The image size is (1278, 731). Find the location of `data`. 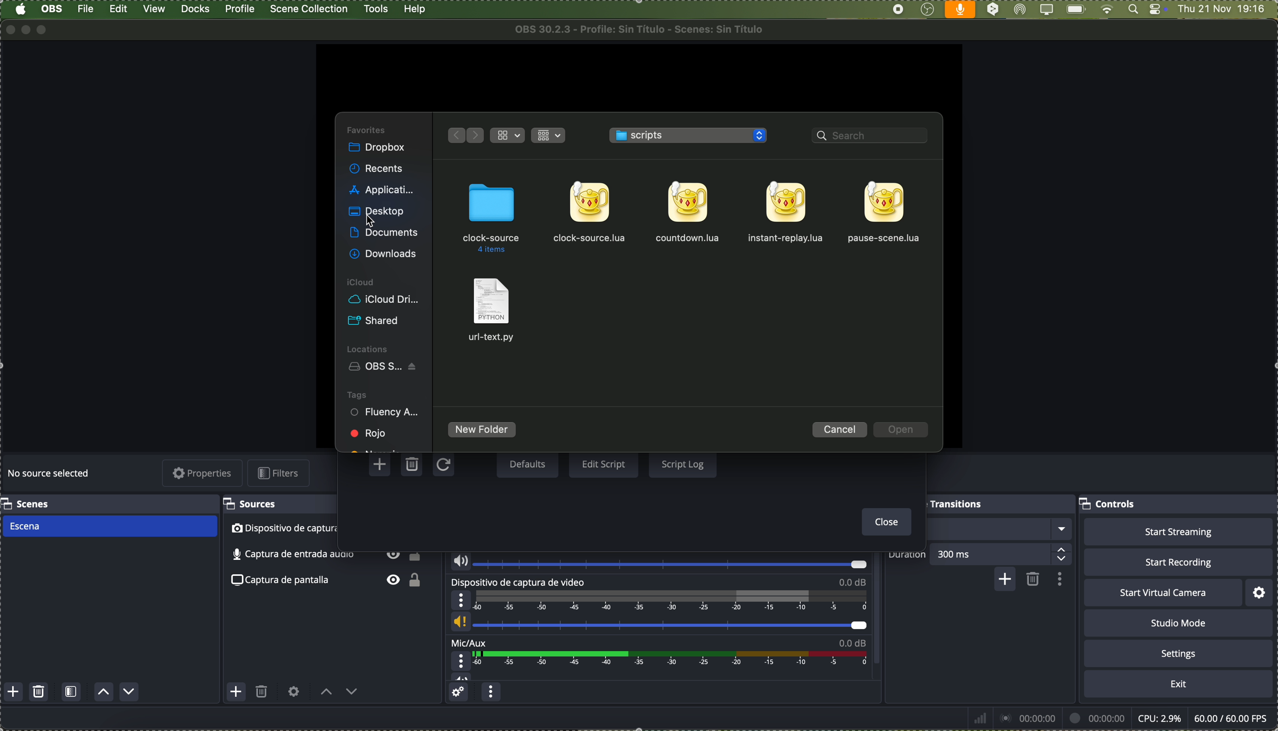

data is located at coordinates (1119, 718).